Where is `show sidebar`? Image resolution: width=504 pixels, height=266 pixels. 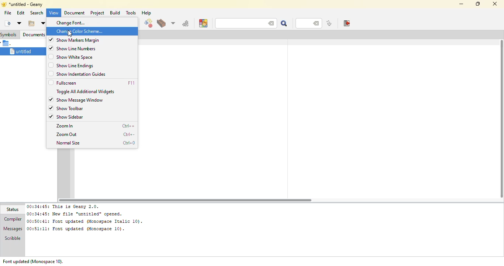 show sidebar is located at coordinates (71, 117).